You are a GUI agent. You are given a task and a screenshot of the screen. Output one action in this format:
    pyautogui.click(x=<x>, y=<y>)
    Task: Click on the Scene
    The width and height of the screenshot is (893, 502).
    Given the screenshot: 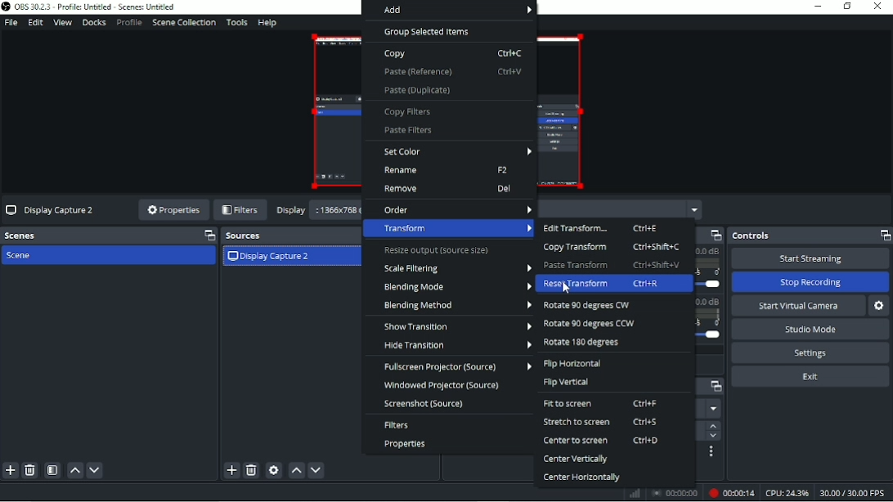 What is the action you would take?
    pyautogui.click(x=22, y=256)
    